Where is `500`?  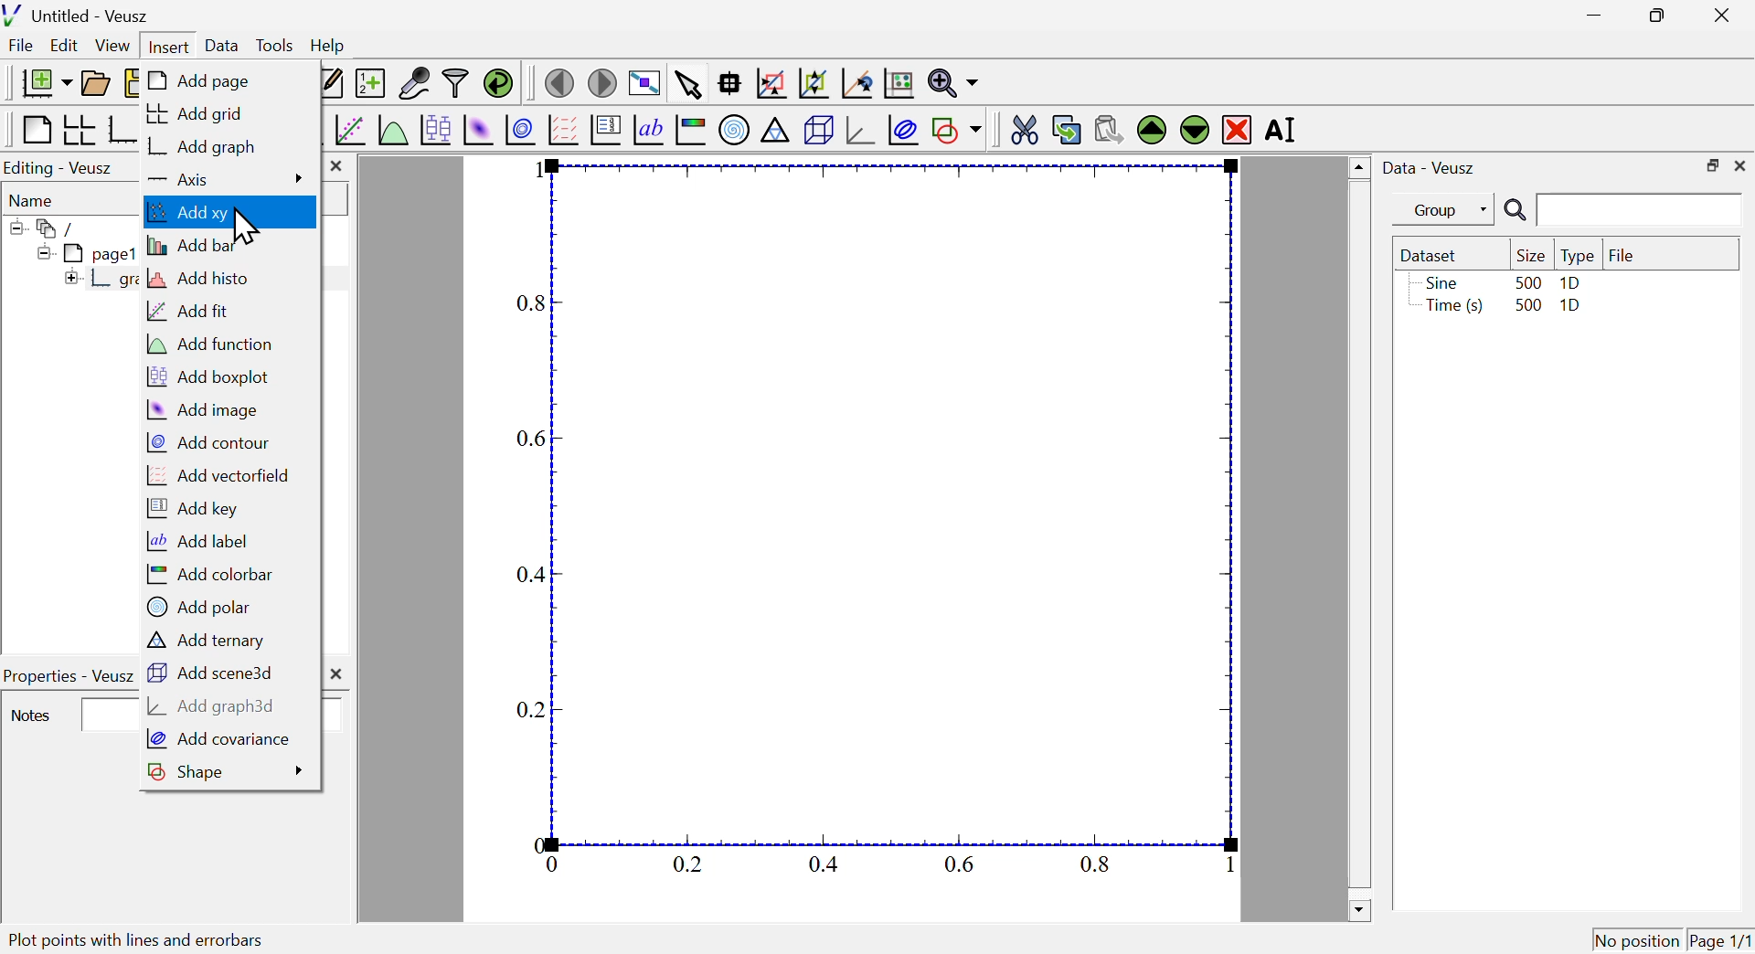 500 is located at coordinates (1526, 306).